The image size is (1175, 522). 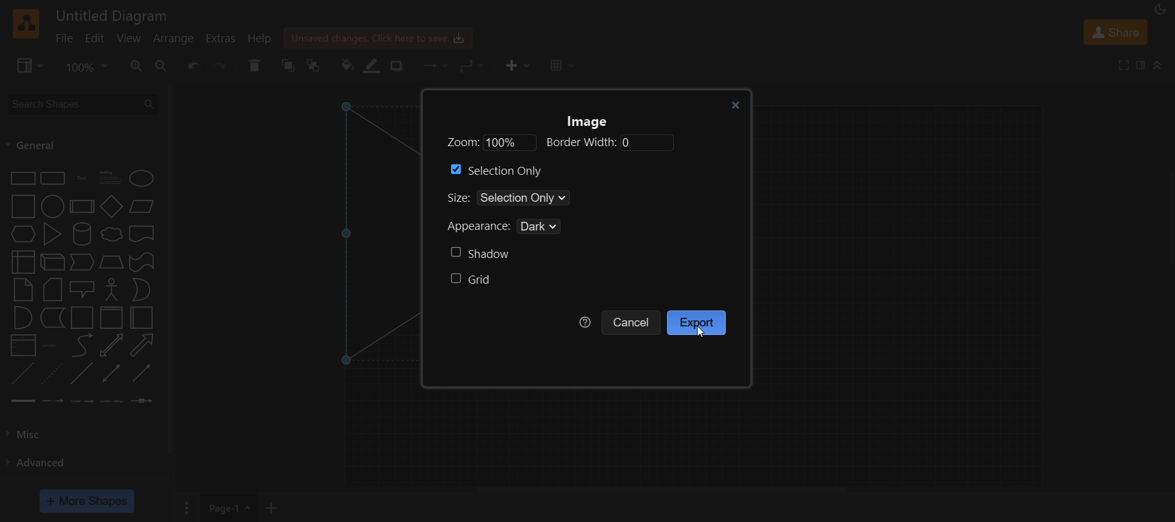 What do you see at coordinates (701, 333) in the screenshot?
I see `cursor` at bounding box center [701, 333].